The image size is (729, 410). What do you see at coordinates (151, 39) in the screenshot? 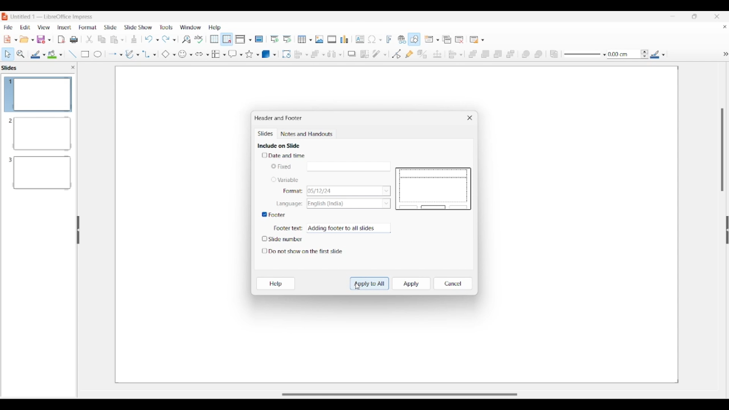
I see `Undo options` at bounding box center [151, 39].